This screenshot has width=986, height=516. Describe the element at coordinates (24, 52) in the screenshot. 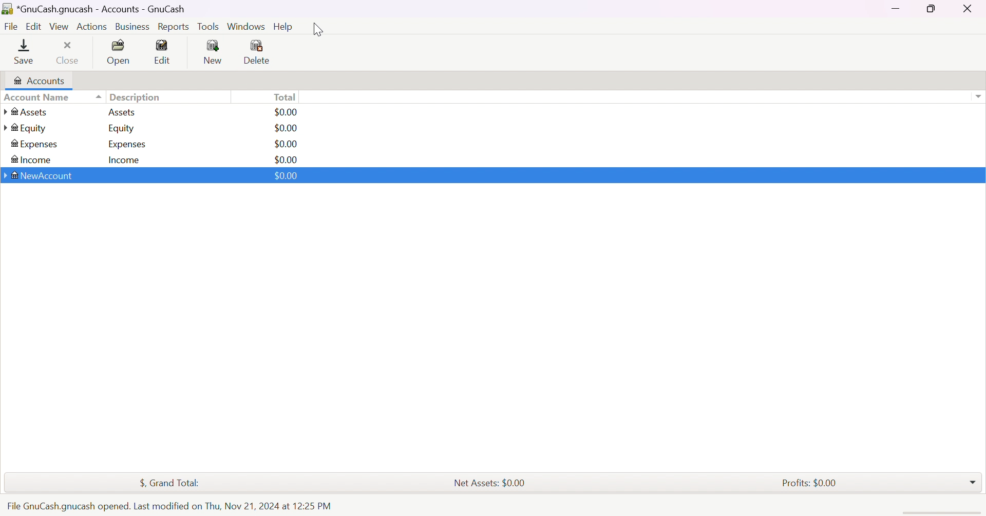

I see `Save` at that location.